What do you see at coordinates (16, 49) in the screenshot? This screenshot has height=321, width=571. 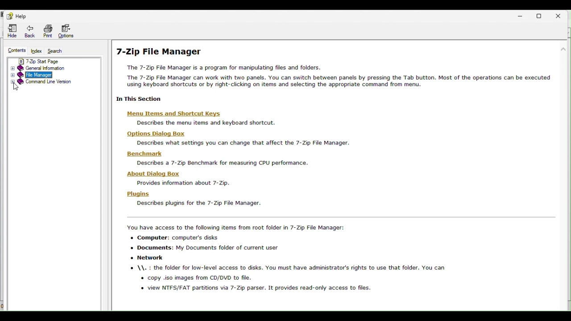 I see `content` at bounding box center [16, 49].